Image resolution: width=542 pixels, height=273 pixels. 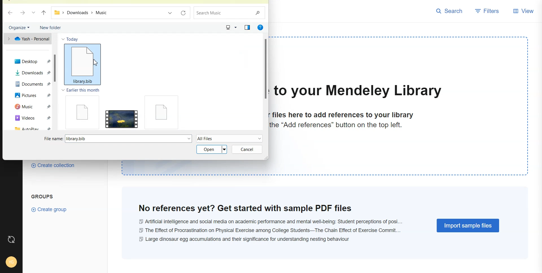 What do you see at coordinates (30, 96) in the screenshot?
I see `Pictures` at bounding box center [30, 96].